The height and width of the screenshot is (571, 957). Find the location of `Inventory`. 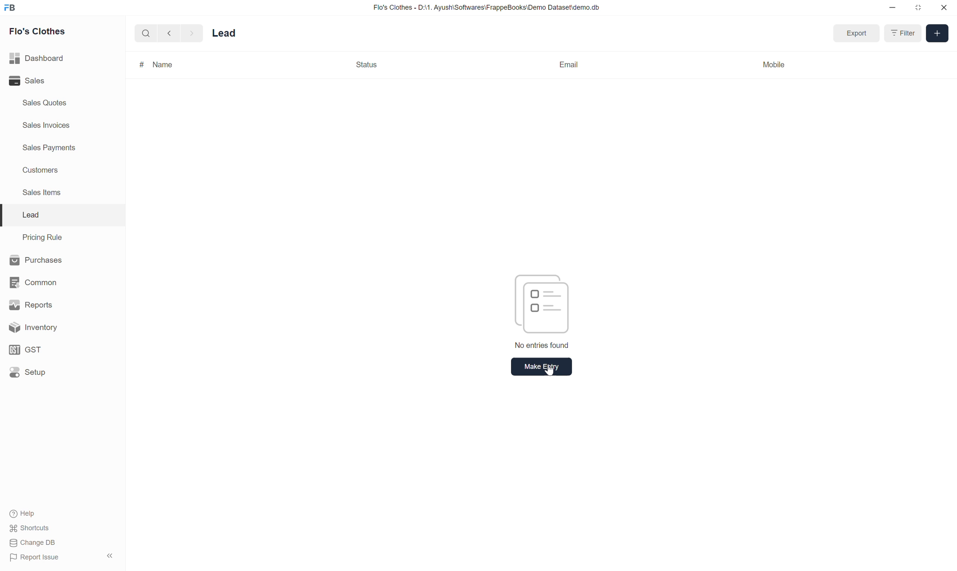

Inventory is located at coordinates (31, 327).